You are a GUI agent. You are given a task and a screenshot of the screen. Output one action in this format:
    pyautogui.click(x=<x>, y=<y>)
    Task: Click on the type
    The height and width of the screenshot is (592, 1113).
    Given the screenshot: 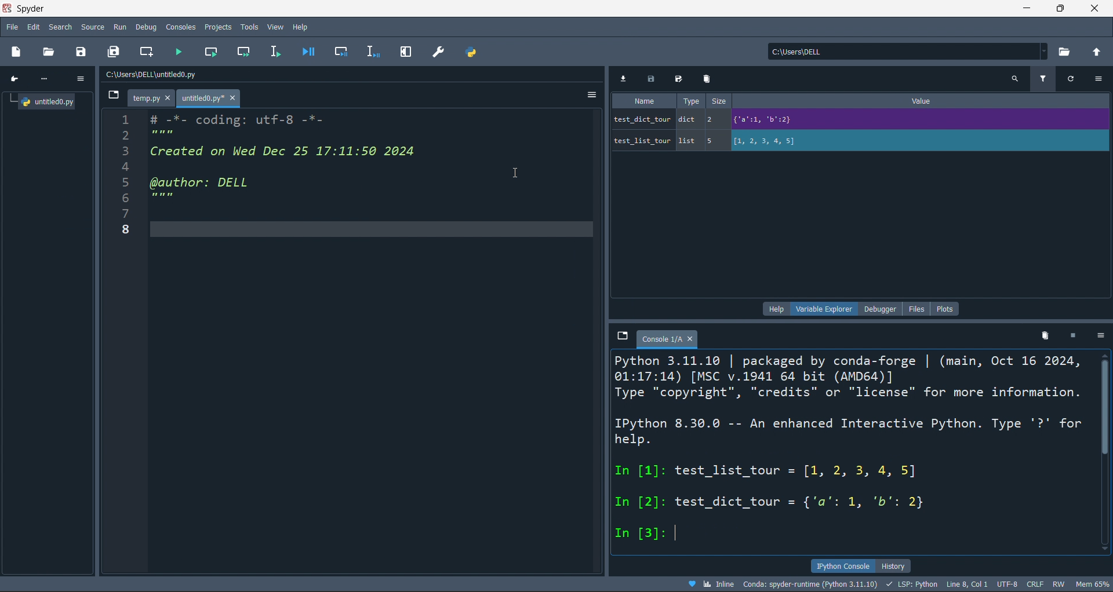 What is the action you would take?
    pyautogui.click(x=693, y=101)
    